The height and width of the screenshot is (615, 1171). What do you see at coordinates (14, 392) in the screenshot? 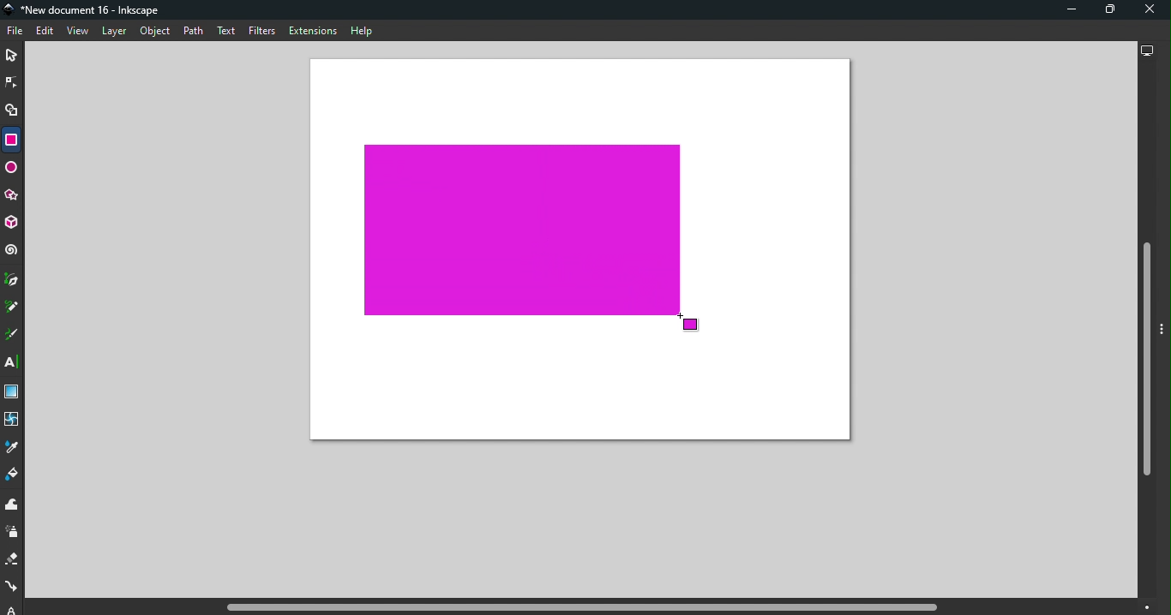
I see `Gradient tool` at bounding box center [14, 392].